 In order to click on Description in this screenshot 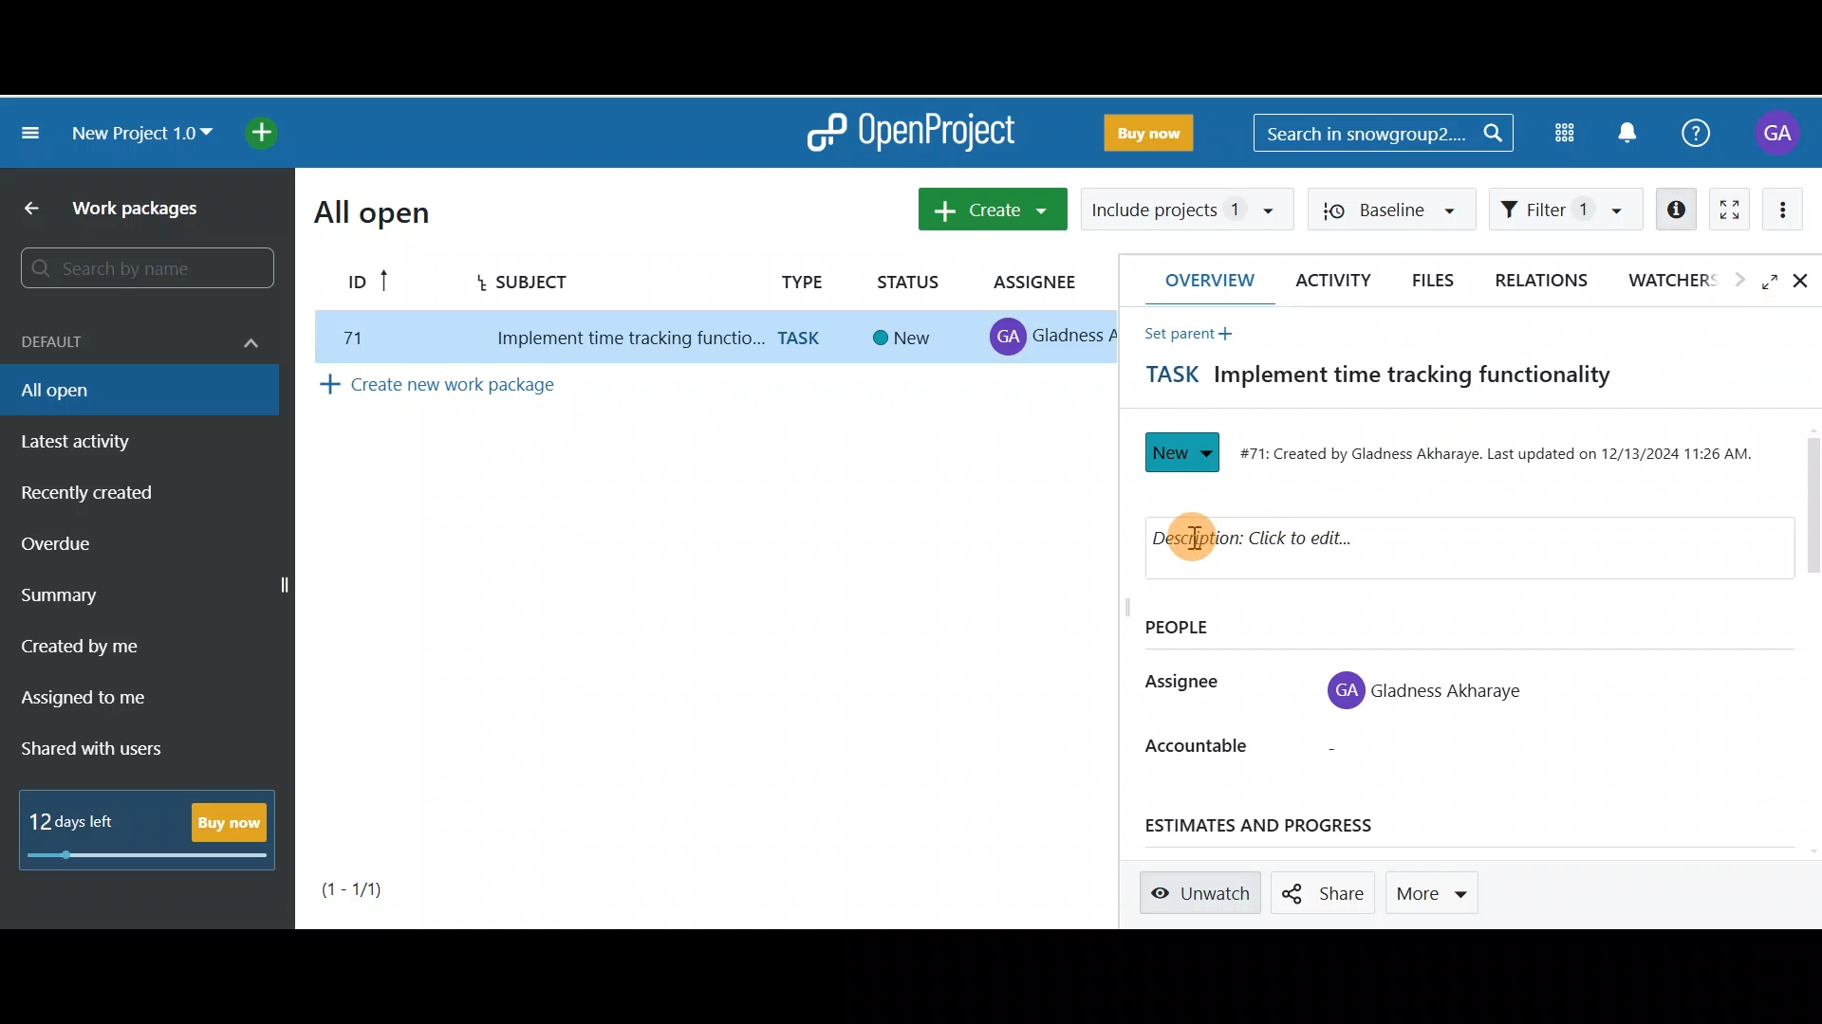, I will do `click(1327, 542)`.